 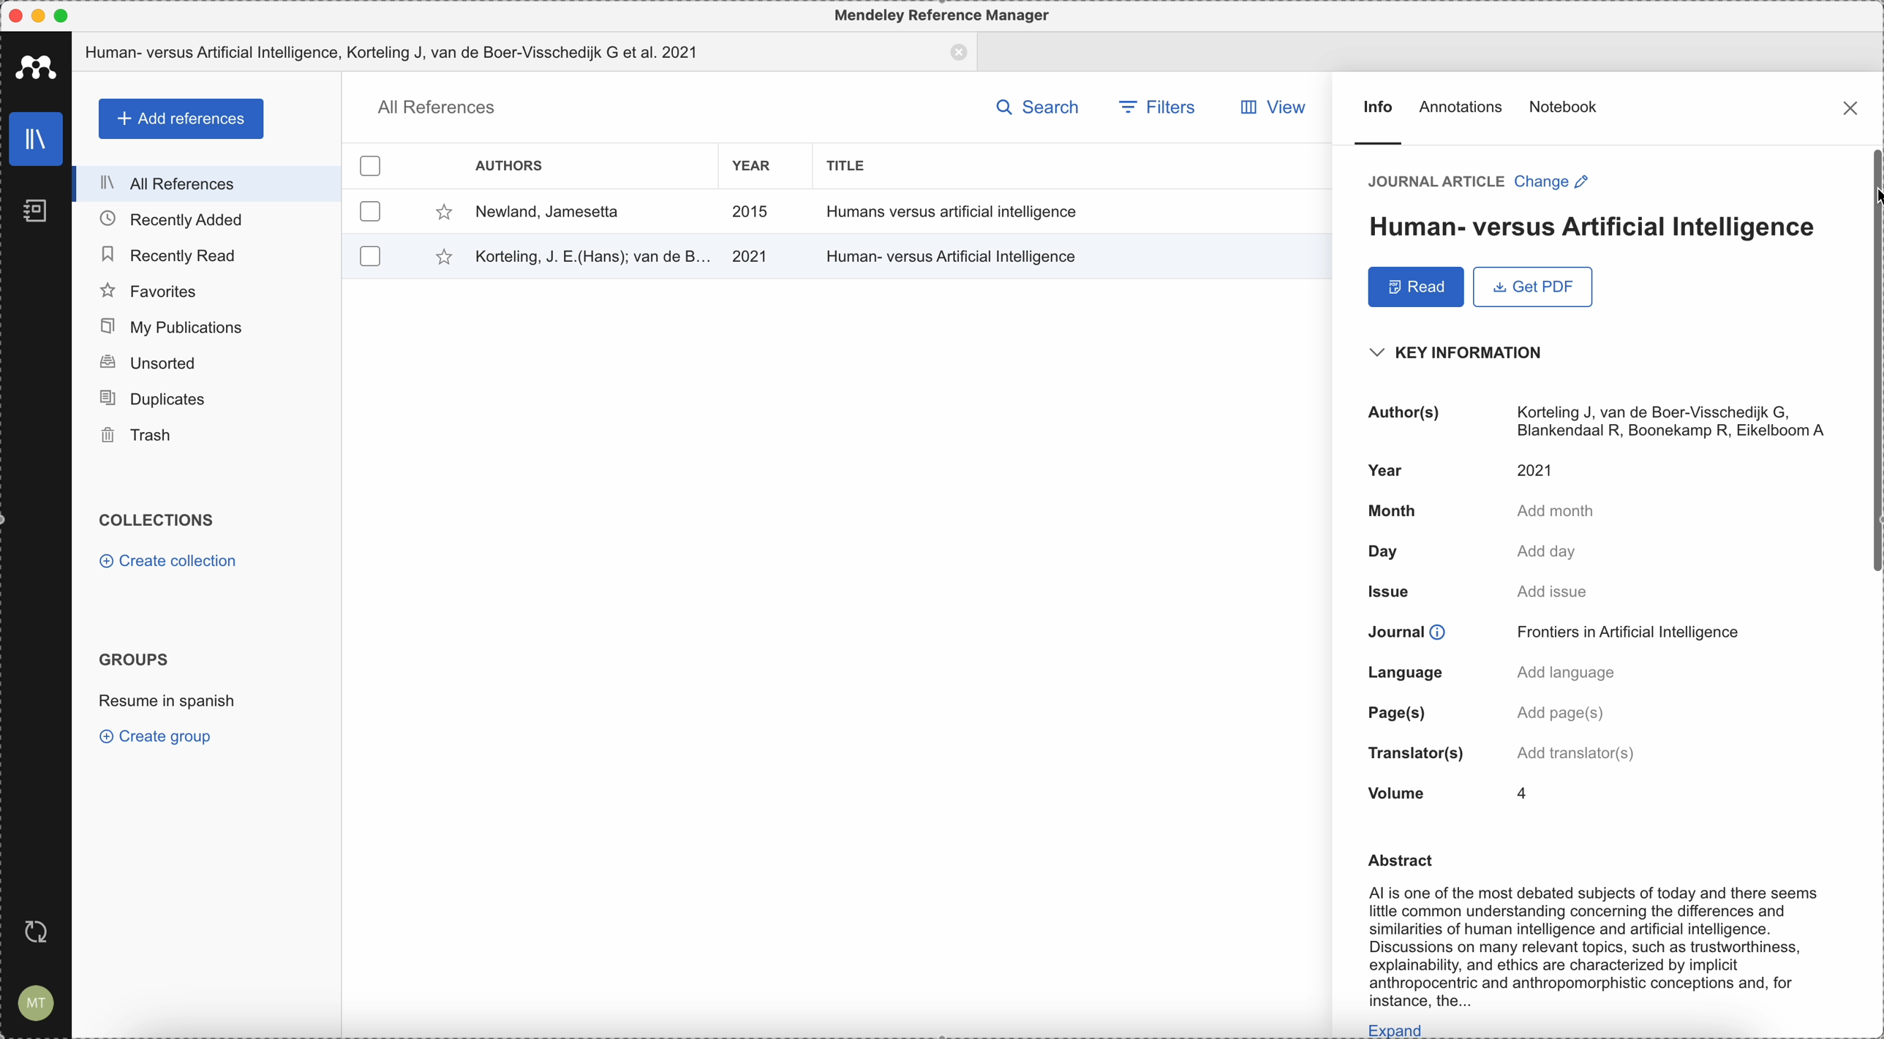 I want to click on change, so click(x=1554, y=182).